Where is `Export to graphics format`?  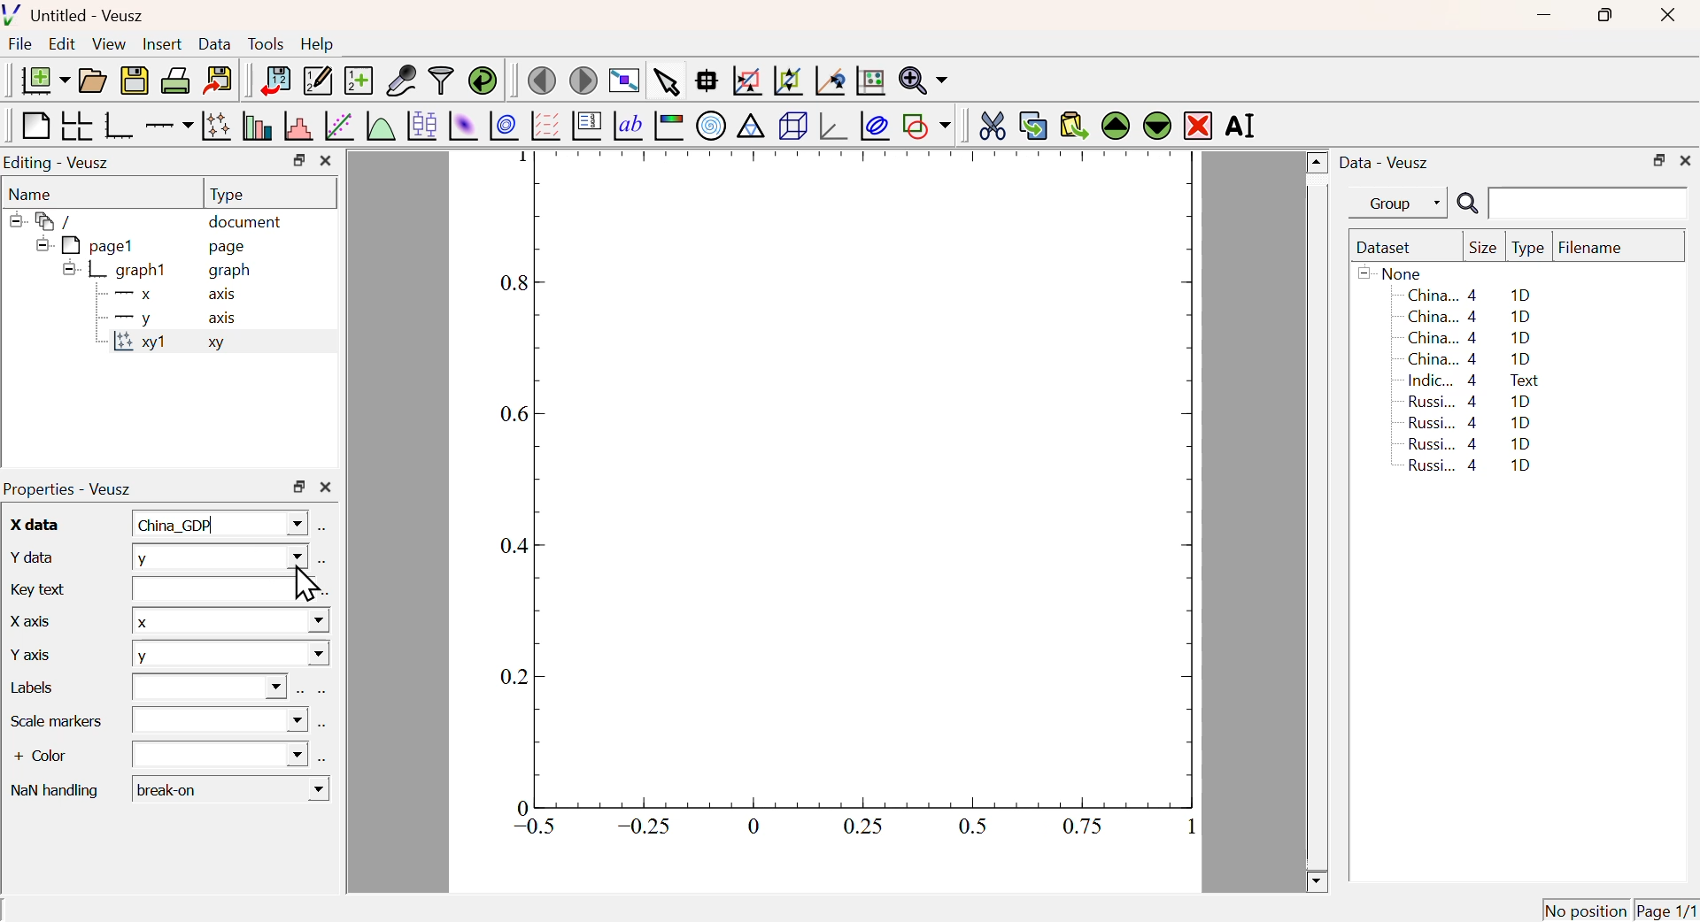 Export to graphics format is located at coordinates (219, 78).